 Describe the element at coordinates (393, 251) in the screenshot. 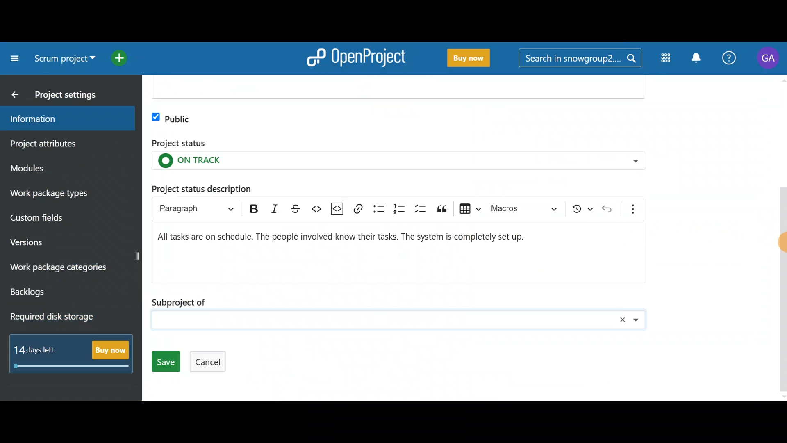

I see `Project status description` at that location.